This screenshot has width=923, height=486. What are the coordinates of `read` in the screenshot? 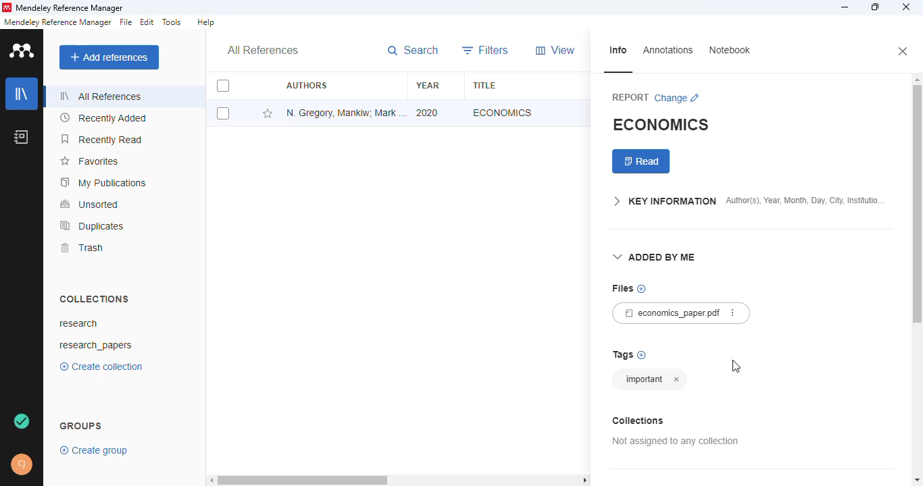 It's located at (641, 161).